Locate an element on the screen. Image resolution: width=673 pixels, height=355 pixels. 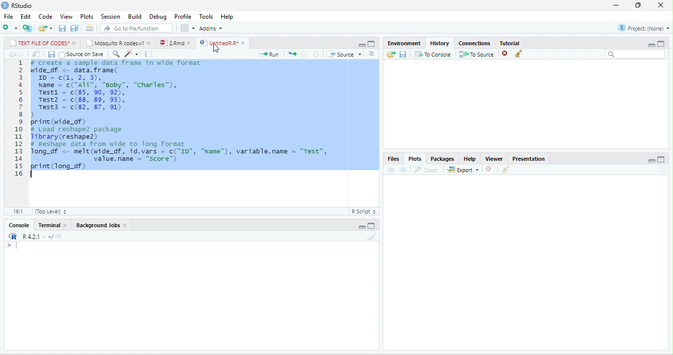
TEXT FILE OF CODES is located at coordinates (39, 42).